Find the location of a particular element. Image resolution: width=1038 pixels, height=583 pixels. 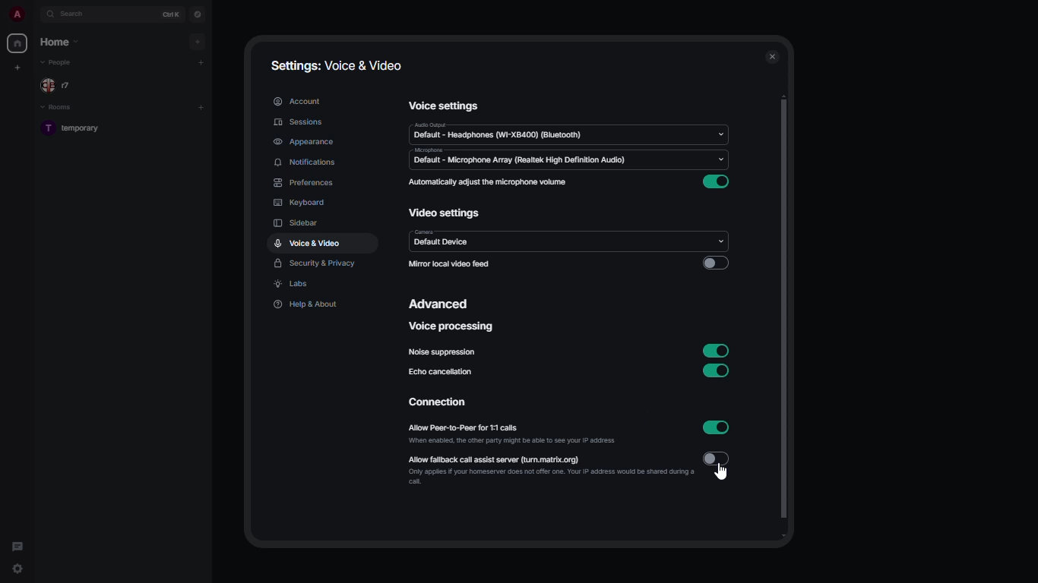

voice settings is located at coordinates (443, 105).